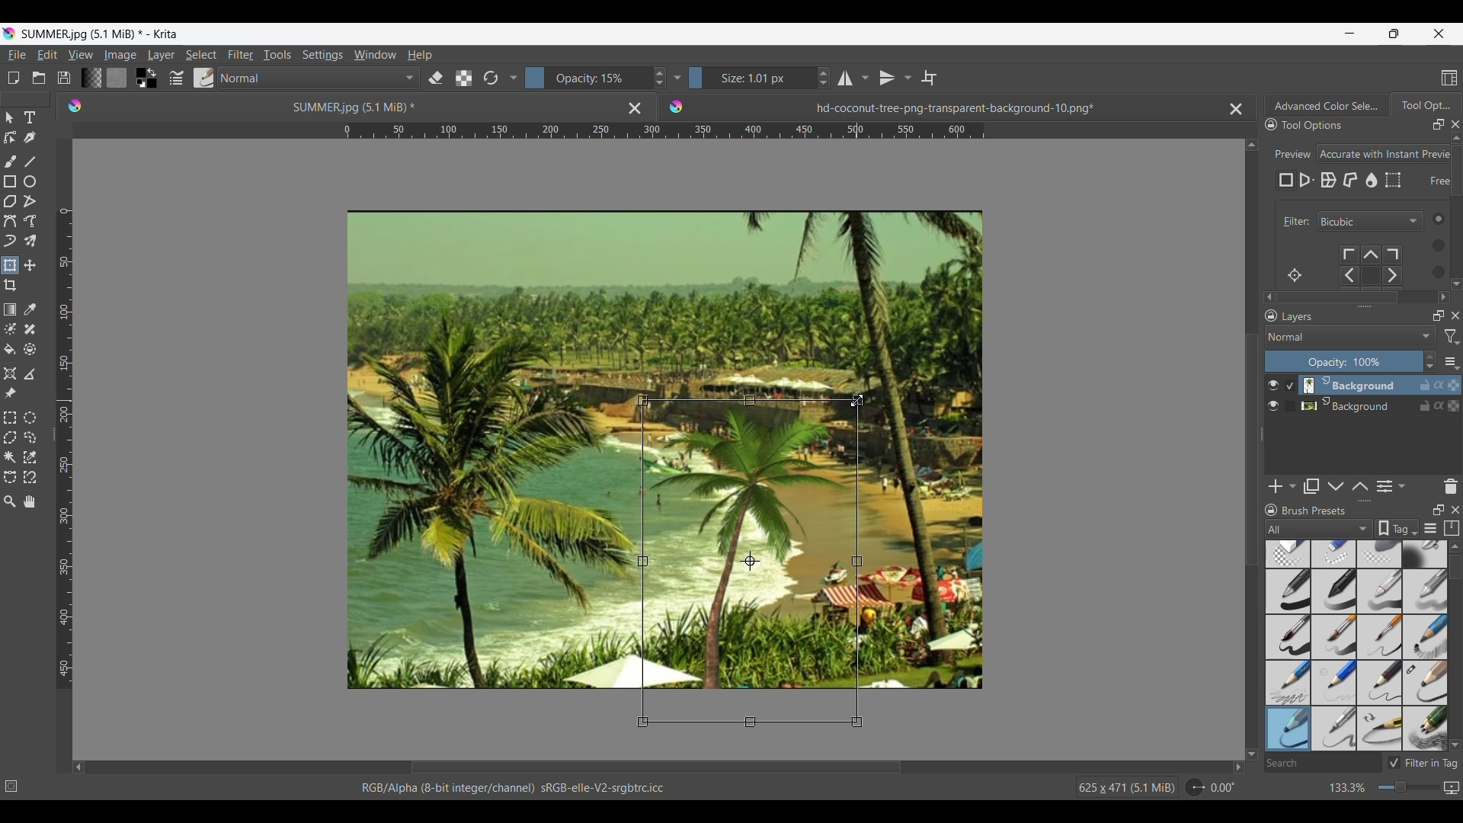 This screenshot has width=1463, height=823. Describe the element at coordinates (29, 242) in the screenshot. I see `Multibrush tool` at that location.